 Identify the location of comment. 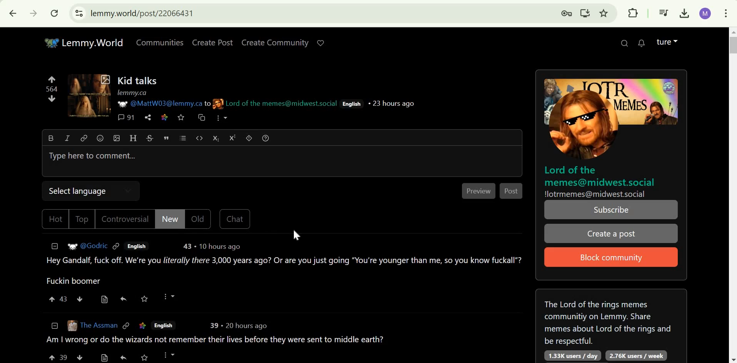
(279, 348).